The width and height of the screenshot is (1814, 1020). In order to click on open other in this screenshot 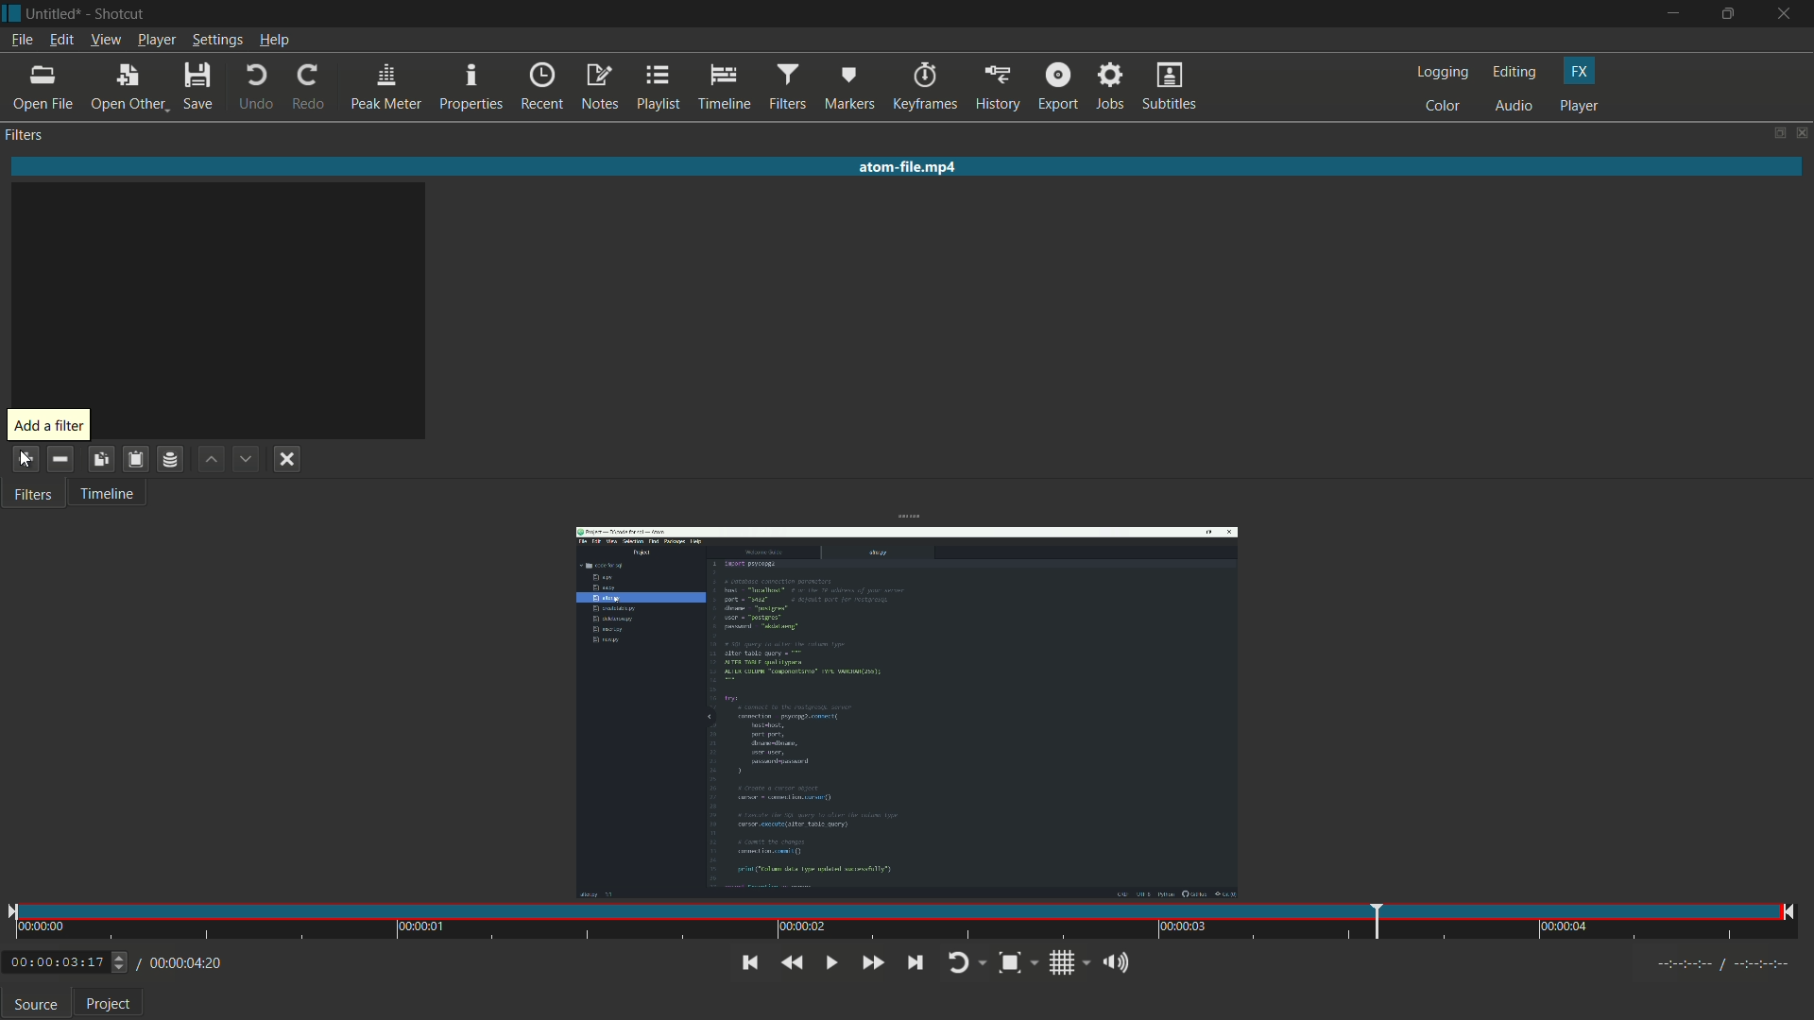, I will do `click(123, 88)`.